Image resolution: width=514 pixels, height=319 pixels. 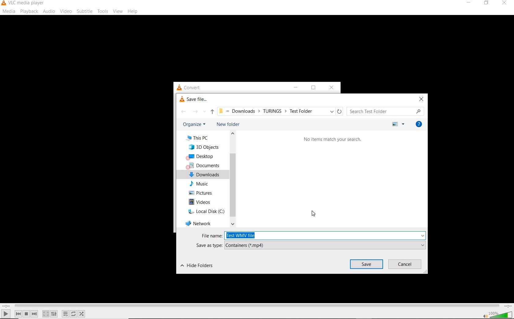 I want to click on local disk (C:), so click(x=205, y=211).